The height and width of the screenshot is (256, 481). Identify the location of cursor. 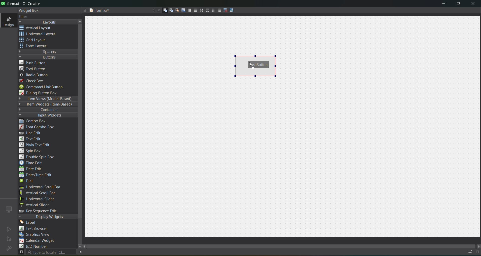
(251, 65).